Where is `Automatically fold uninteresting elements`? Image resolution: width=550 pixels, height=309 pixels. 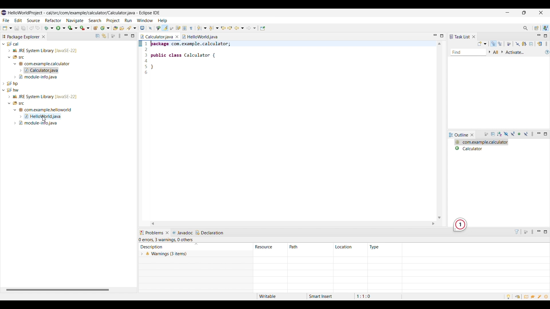
Automatically fold uninteresting elements is located at coordinates (172, 28).